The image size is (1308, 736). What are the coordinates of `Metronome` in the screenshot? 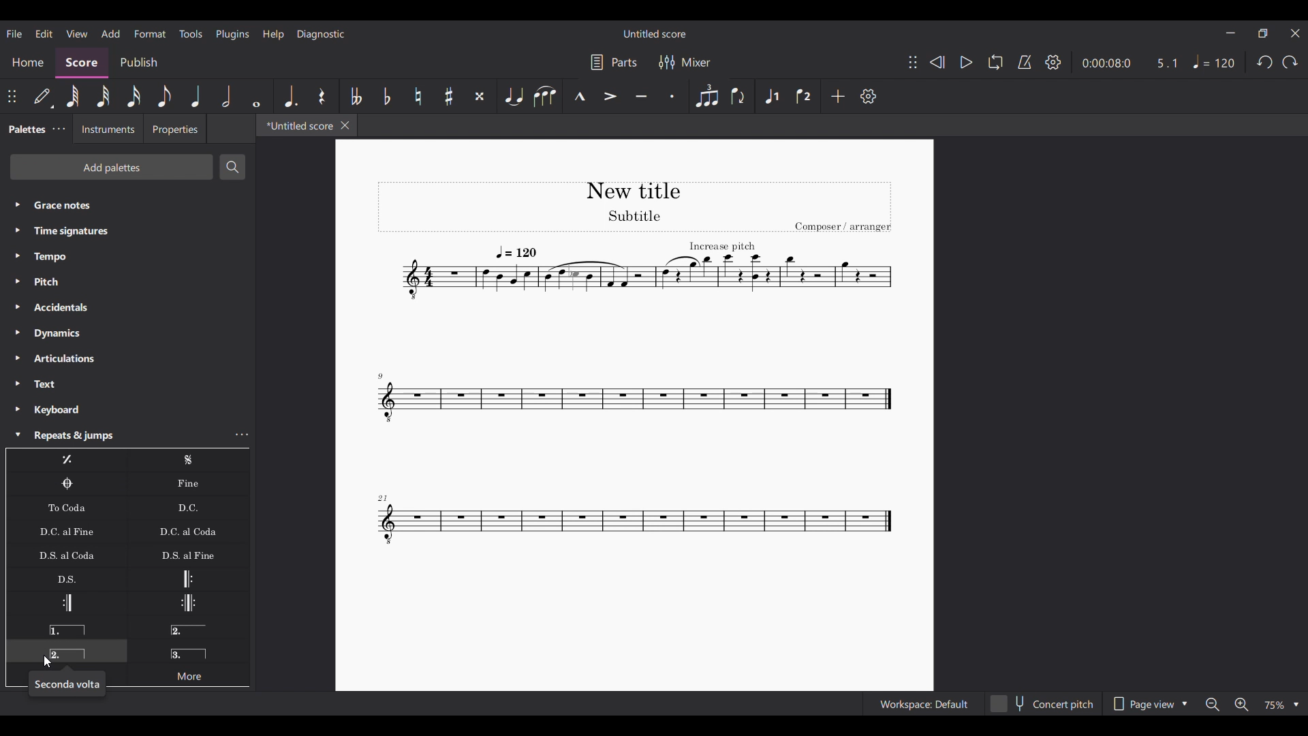 It's located at (1025, 62).